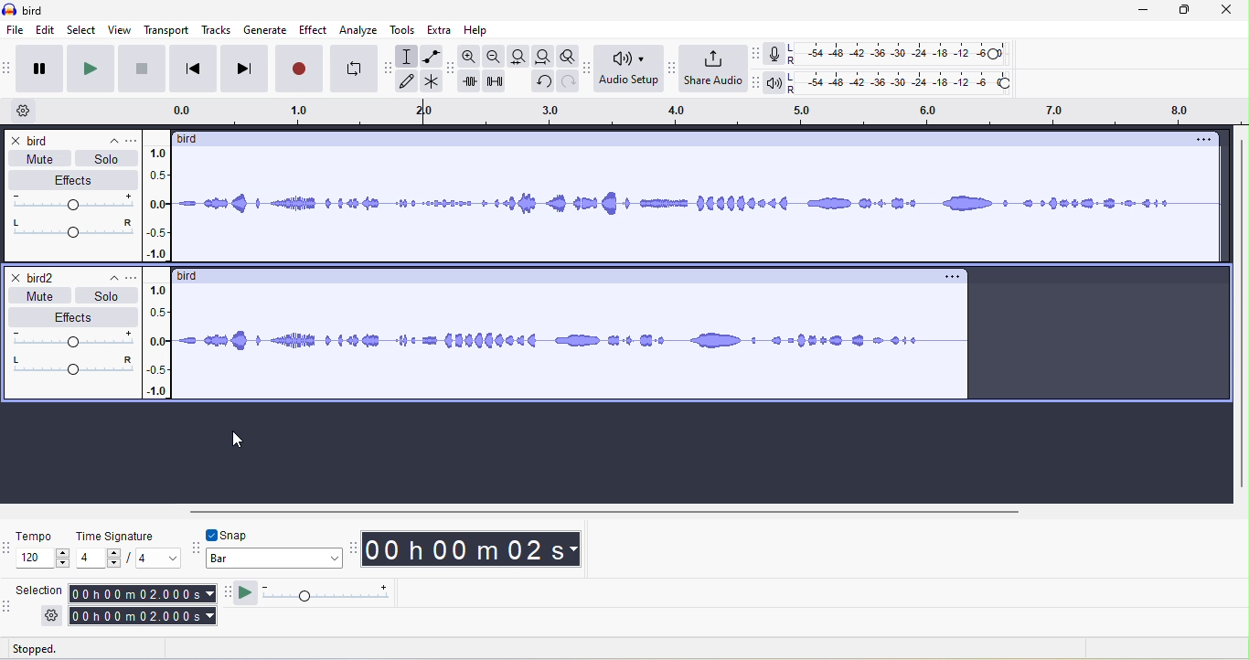 The height and width of the screenshot is (660, 1249). What do you see at coordinates (41, 602) in the screenshot?
I see `selection` at bounding box center [41, 602].